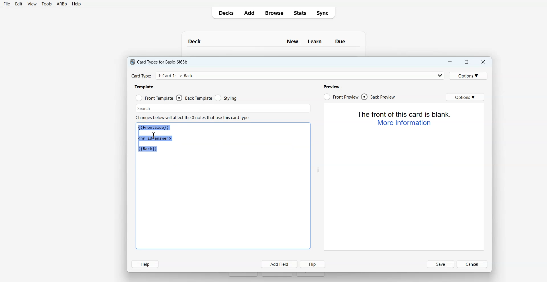  Describe the element at coordinates (62, 4) in the screenshot. I see `ARBb` at that location.